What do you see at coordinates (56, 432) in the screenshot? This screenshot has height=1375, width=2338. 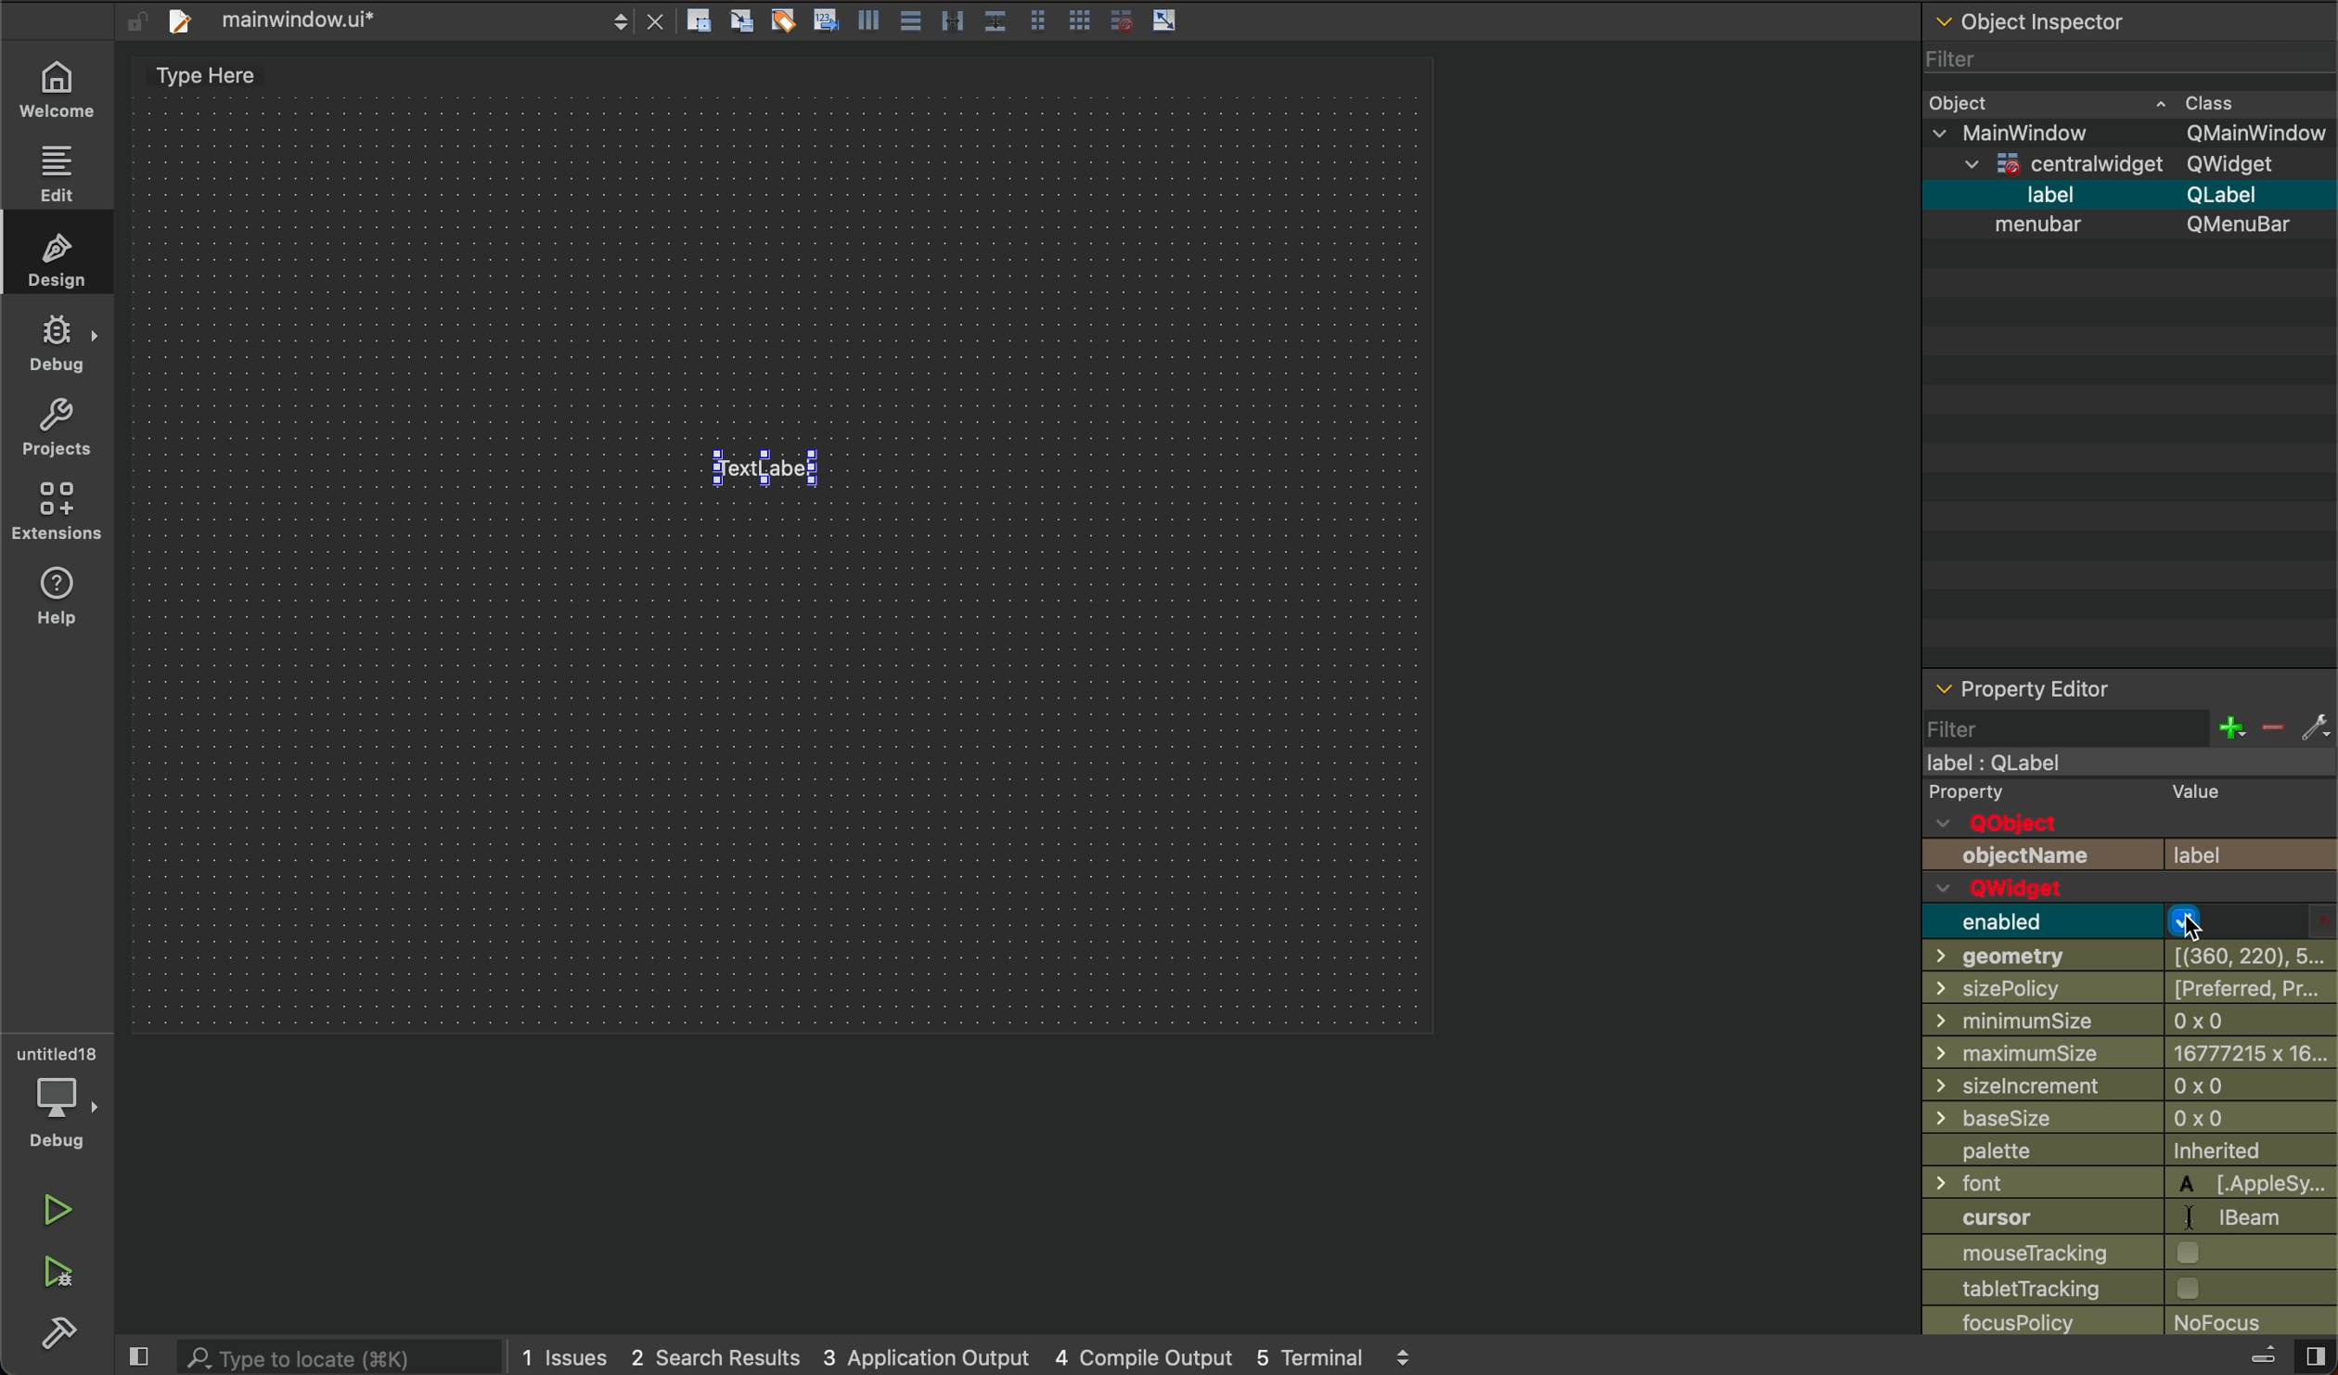 I see `project` at bounding box center [56, 432].